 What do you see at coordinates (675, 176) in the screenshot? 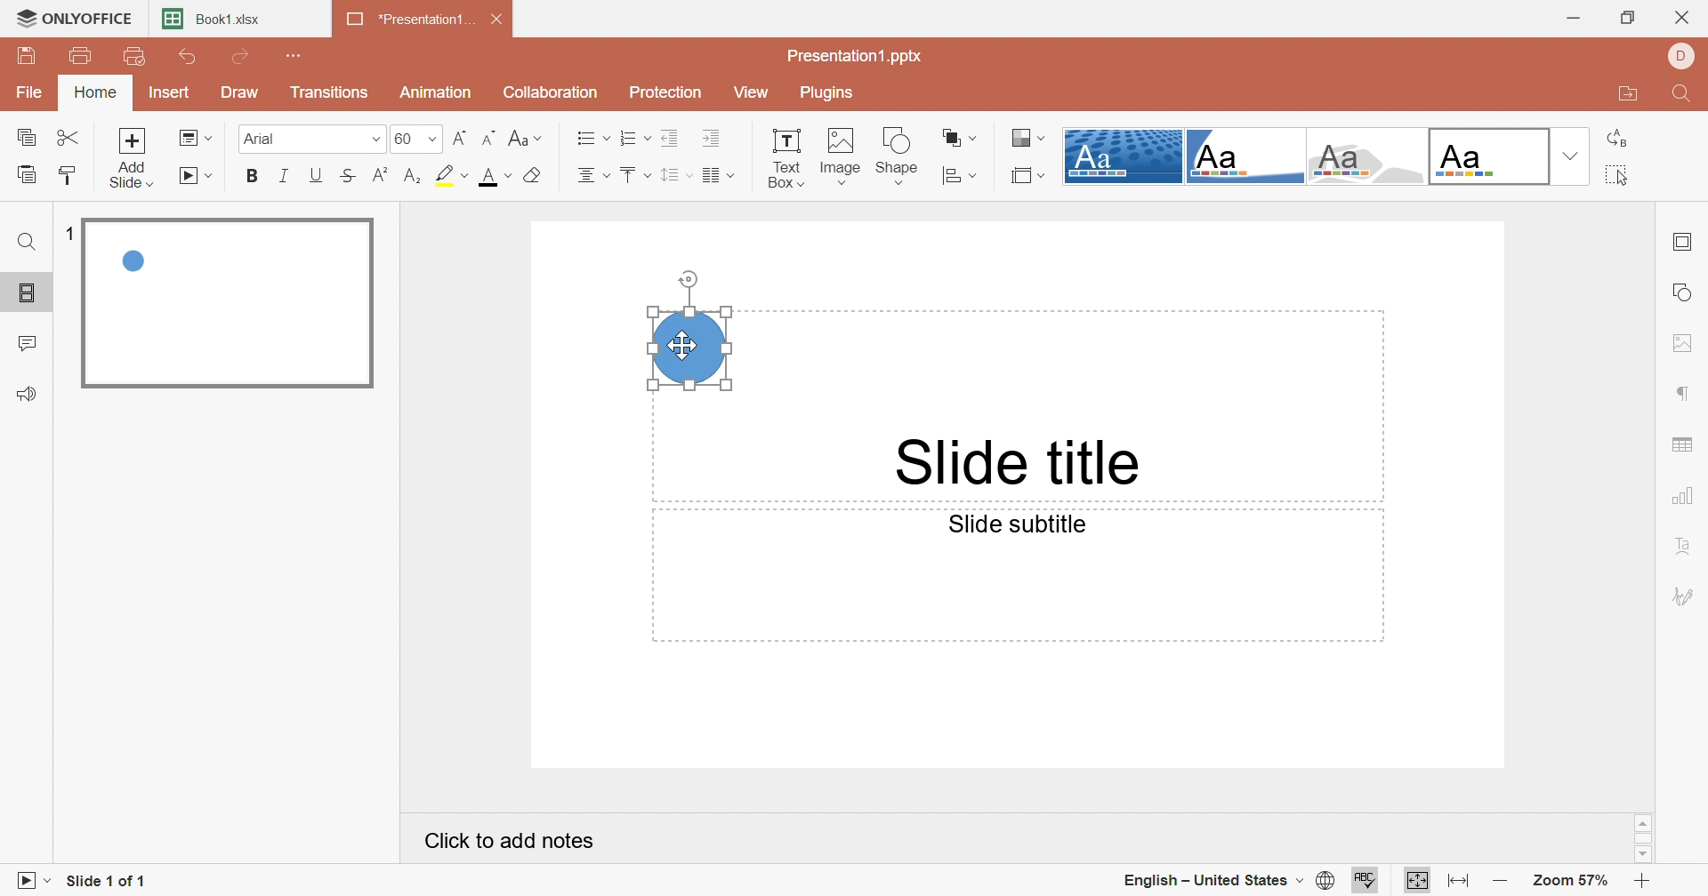
I see `Line spacing` at bounding box center [675, 176].